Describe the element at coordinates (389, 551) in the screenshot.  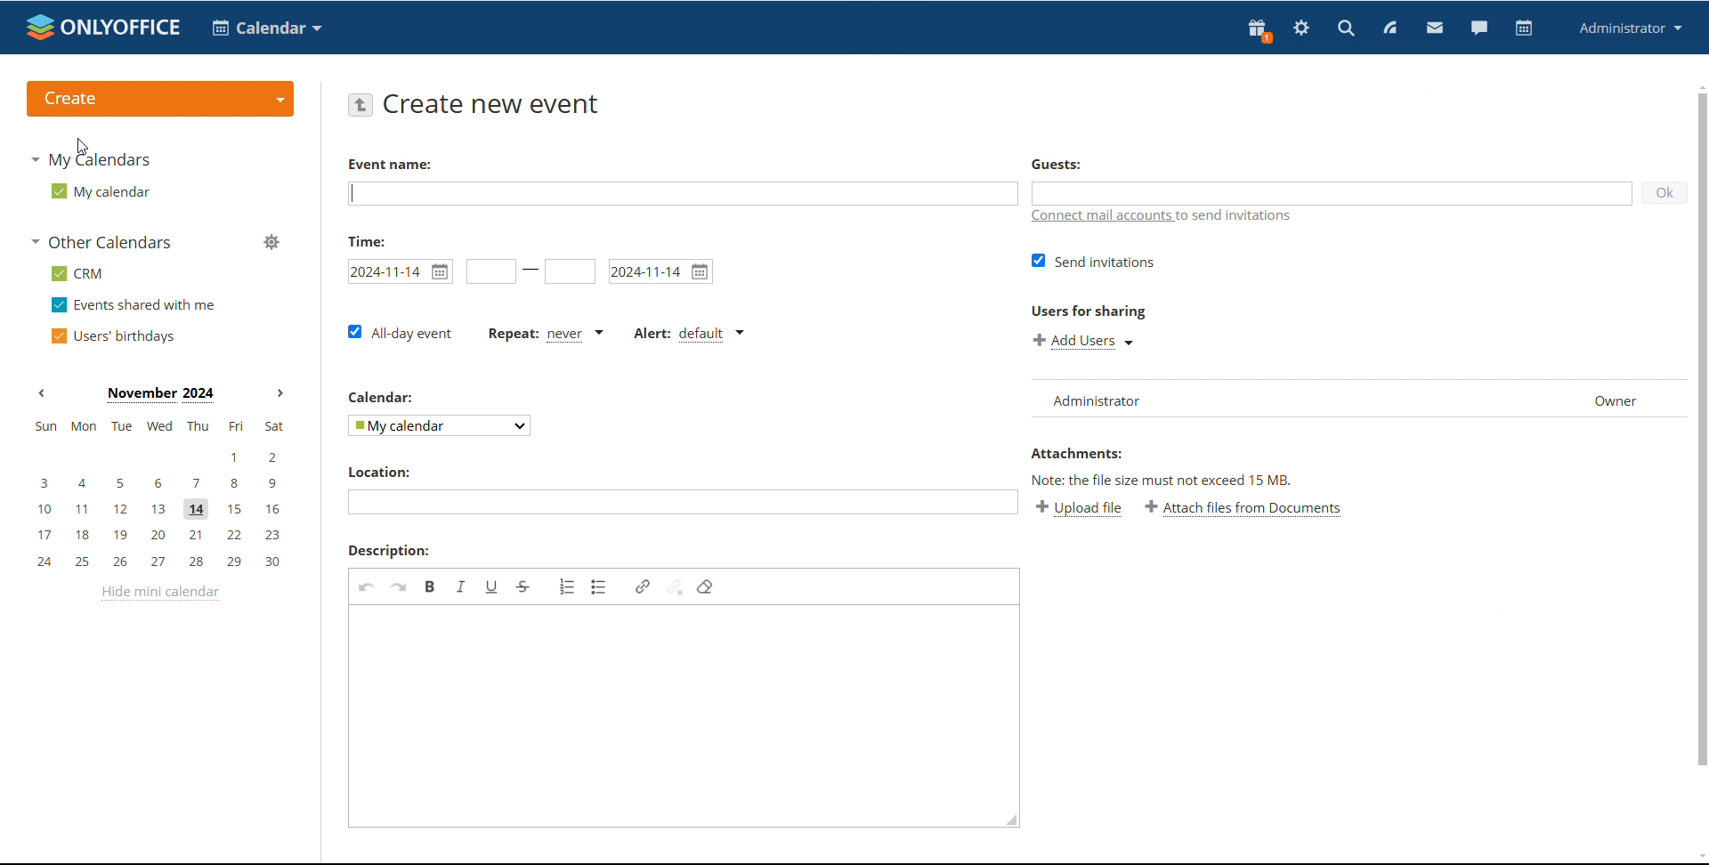
I see `description` at that location.